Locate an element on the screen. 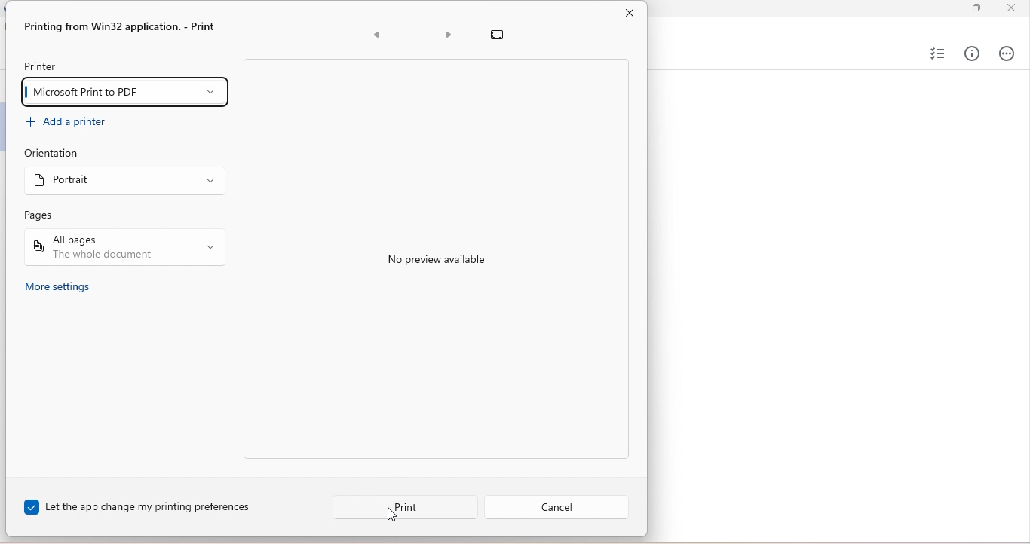  info is located at coordinates (973, 53).